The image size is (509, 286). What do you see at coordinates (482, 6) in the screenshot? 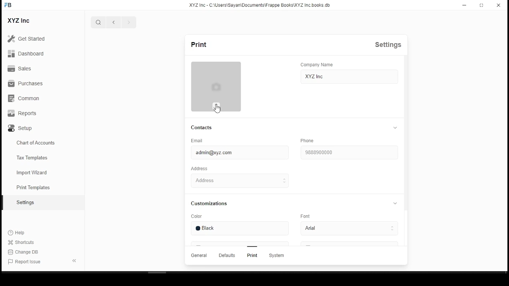
I see `Maximize` at bounding box center [482, 6].